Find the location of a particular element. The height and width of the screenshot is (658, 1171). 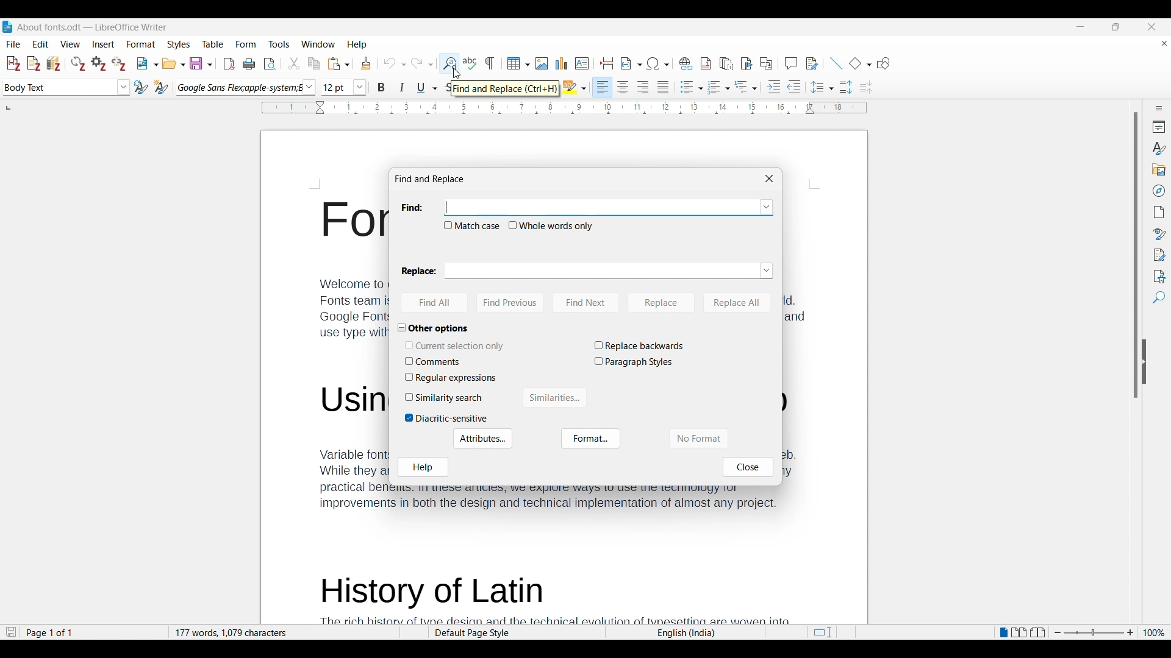

Toggle formatting marks is located at coordinates (490, 63).